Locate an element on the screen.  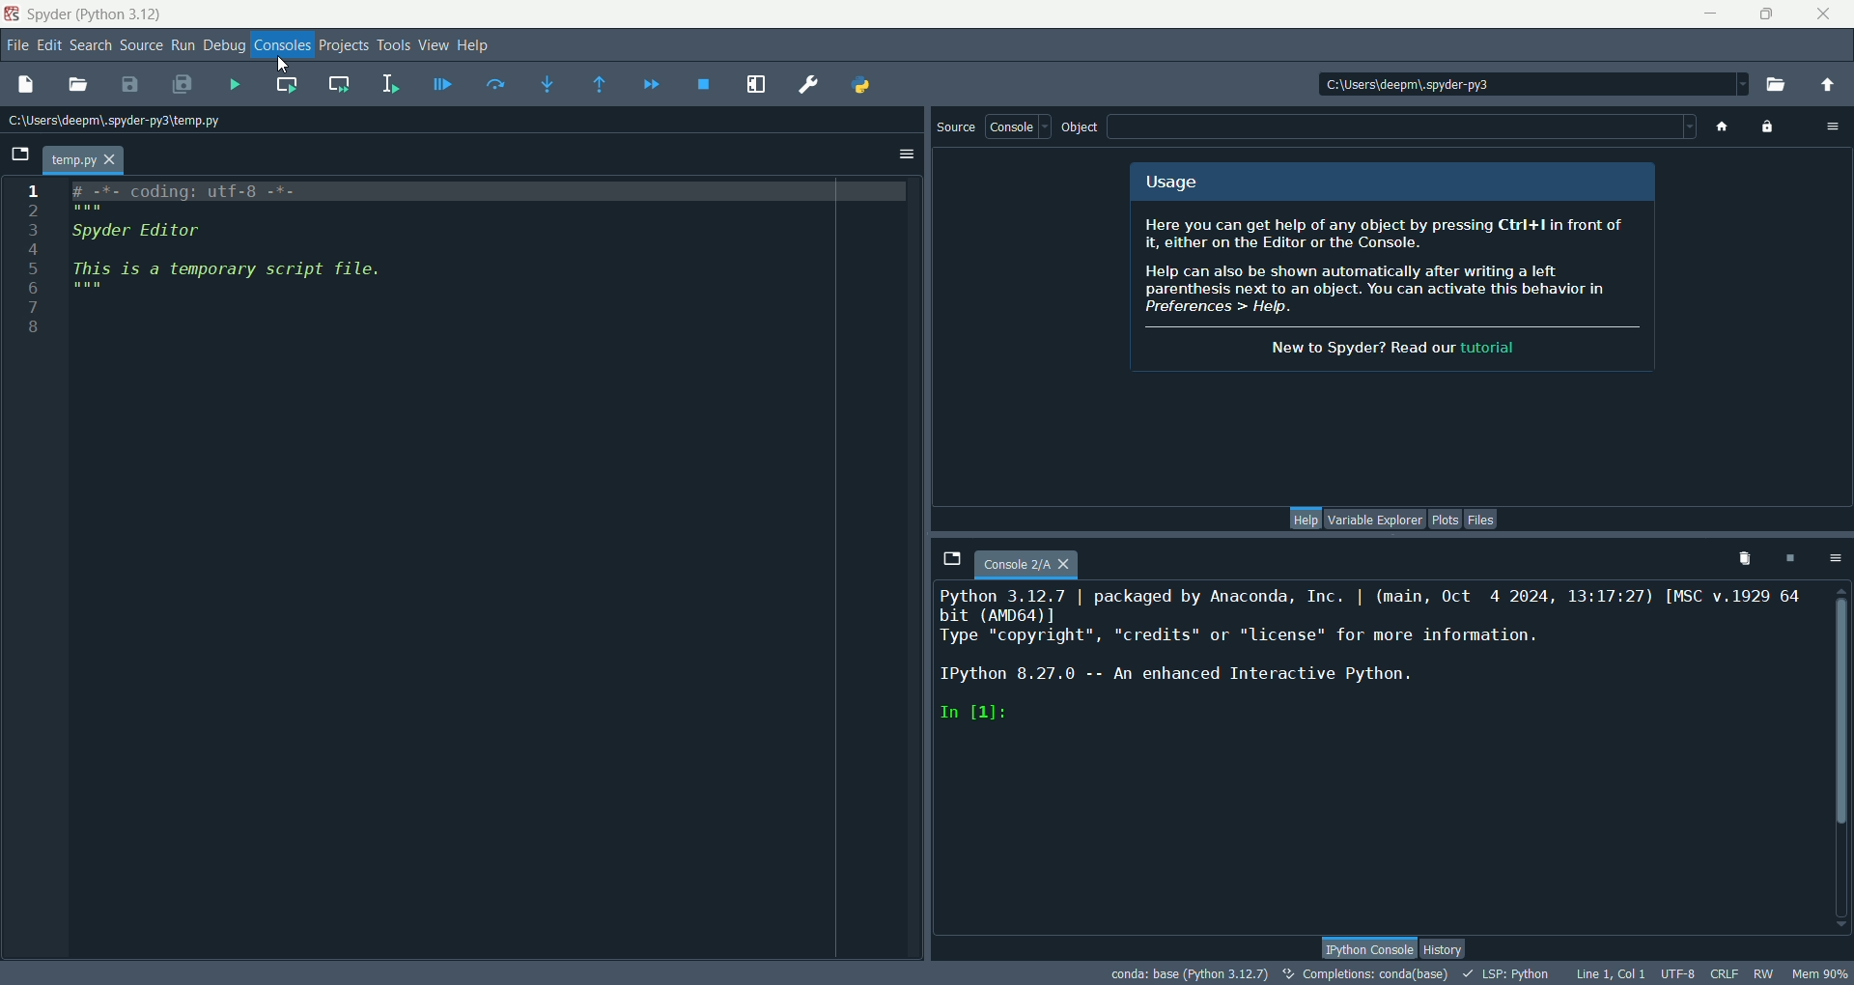
object is located at coordinates (1081, 127).